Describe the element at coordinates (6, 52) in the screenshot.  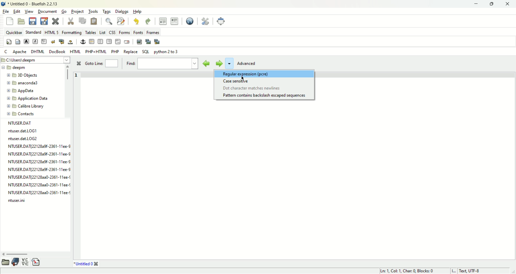
I see `C` at that location.